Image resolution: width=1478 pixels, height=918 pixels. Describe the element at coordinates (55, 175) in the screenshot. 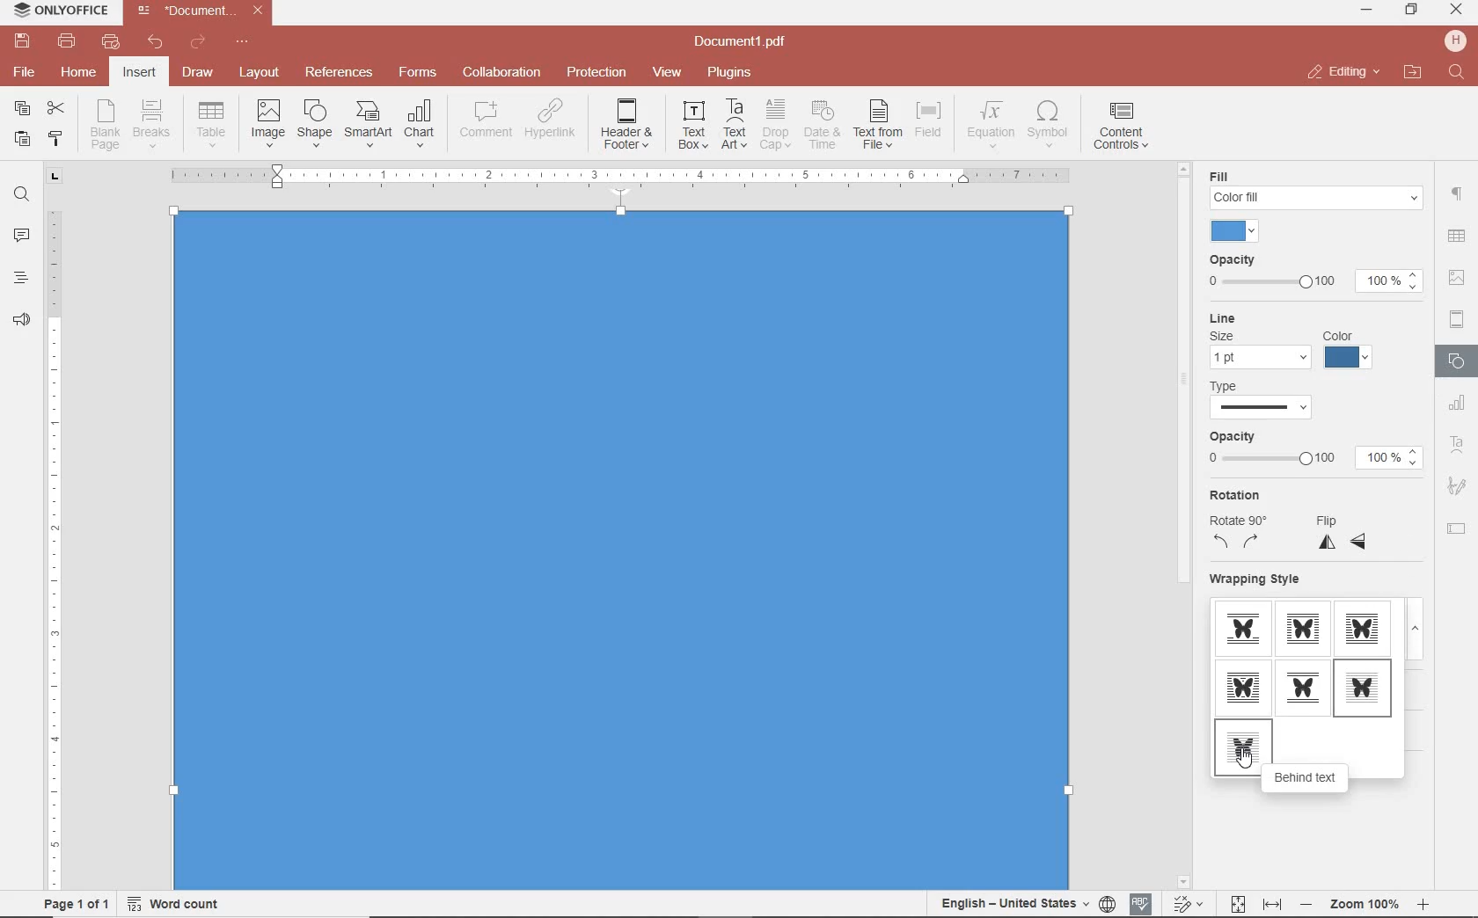

I see `tab stop` at that location.